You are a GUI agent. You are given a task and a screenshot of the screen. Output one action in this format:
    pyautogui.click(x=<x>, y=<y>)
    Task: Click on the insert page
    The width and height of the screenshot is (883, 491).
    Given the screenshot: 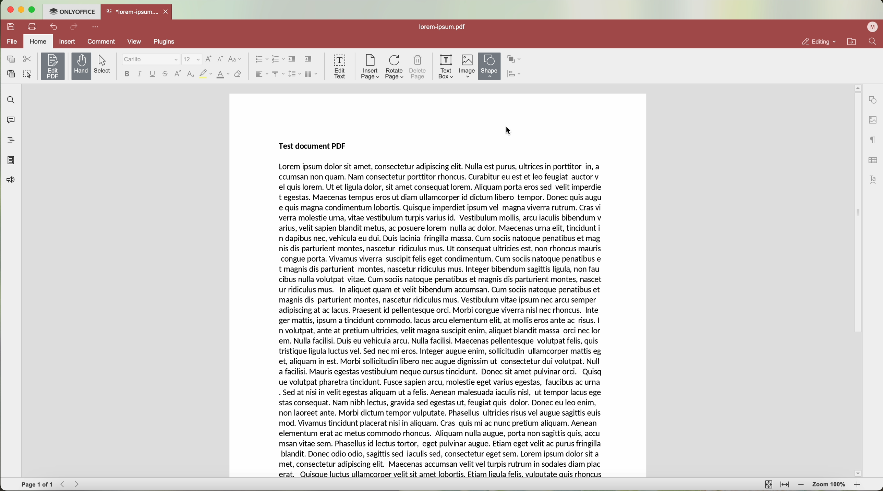 What is the action you would take?
    pyautogui.click(x=369, y=67)
    